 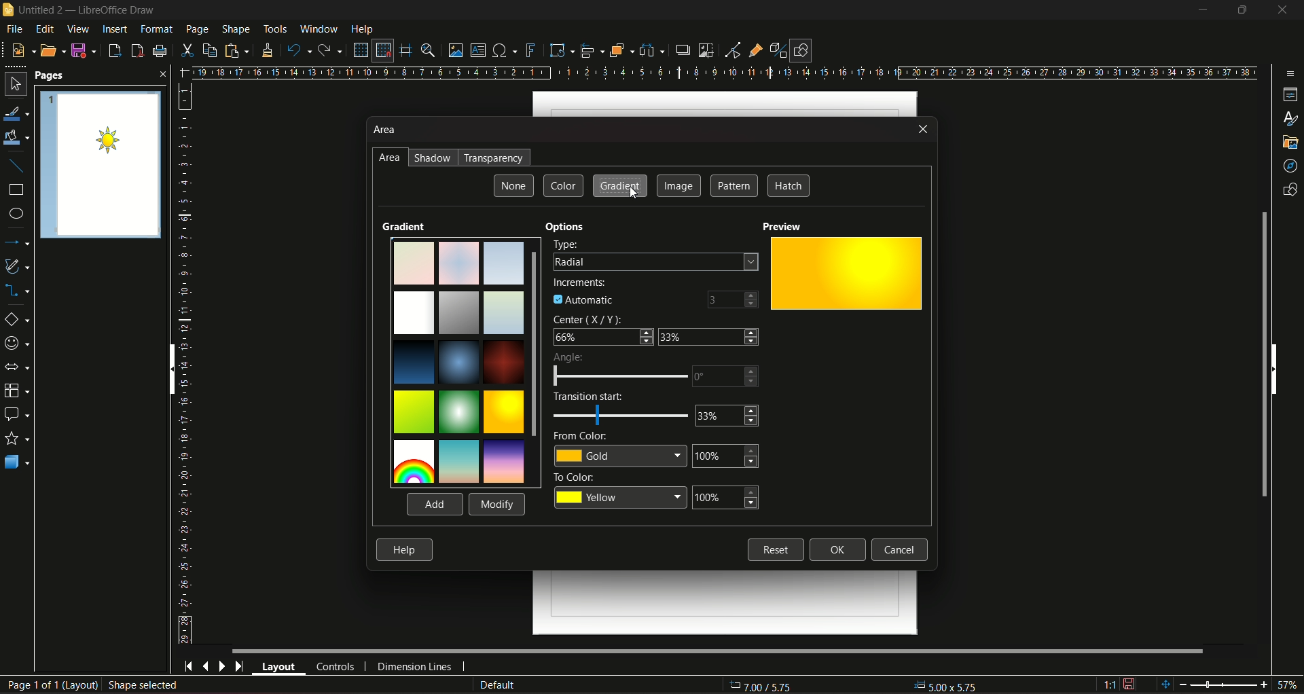 I want to click on Transition Start, so click(x=658, y=409).